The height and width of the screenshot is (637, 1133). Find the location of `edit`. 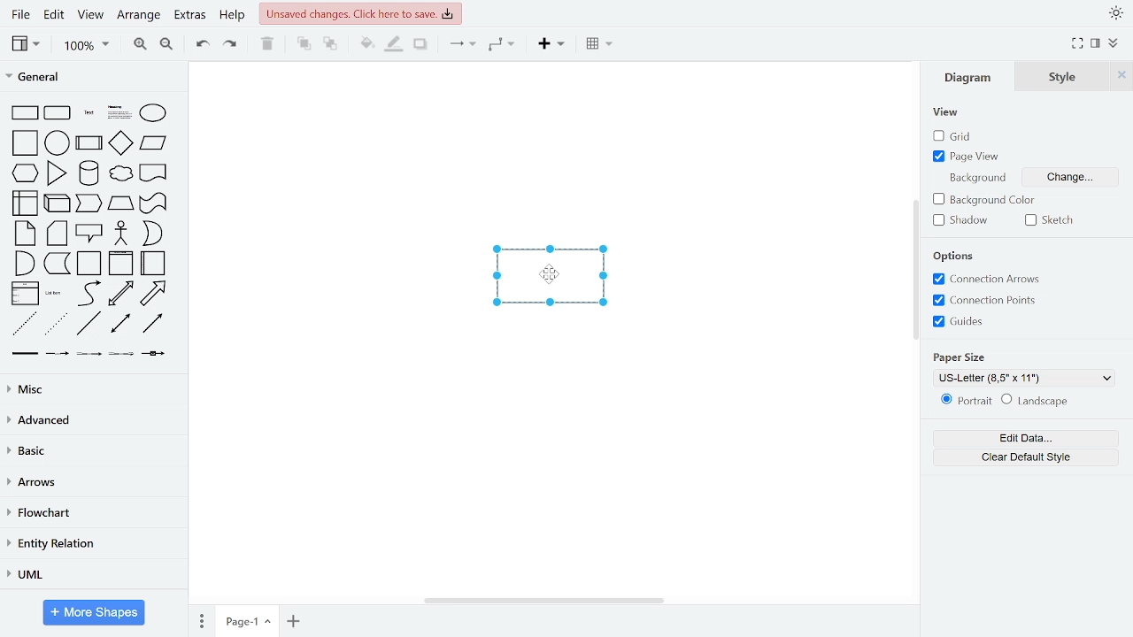

edit is located at coordinates (57, 14).